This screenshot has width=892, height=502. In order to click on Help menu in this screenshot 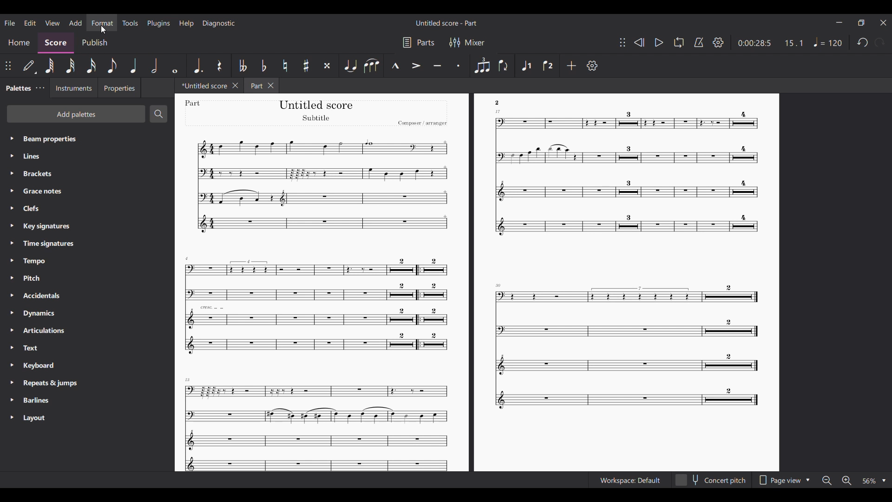, I will do `click(186, 24)`.